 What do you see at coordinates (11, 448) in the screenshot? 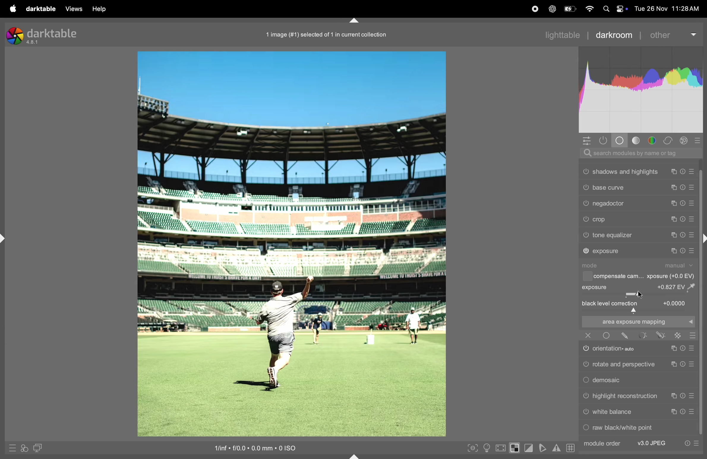
I see `quick acess to presets` at bounding box center [11, 448].